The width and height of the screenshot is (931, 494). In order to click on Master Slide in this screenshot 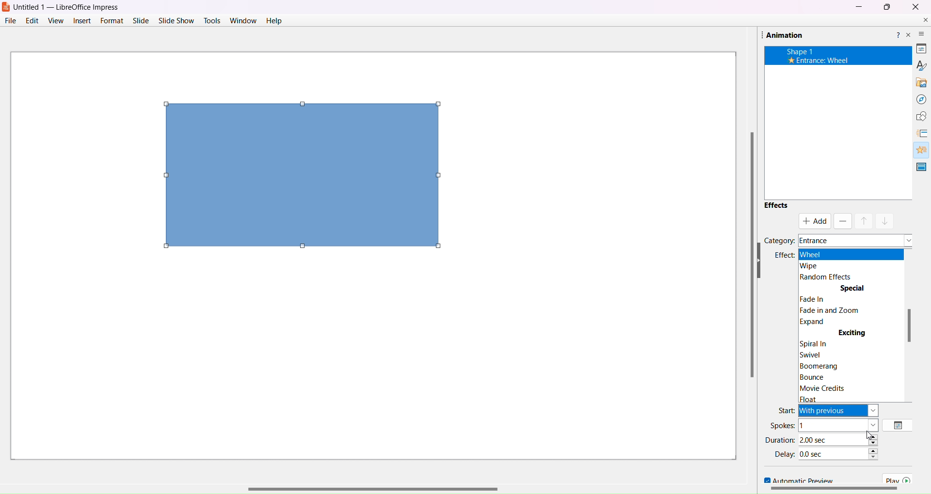, I will do `click(922, 167)`.